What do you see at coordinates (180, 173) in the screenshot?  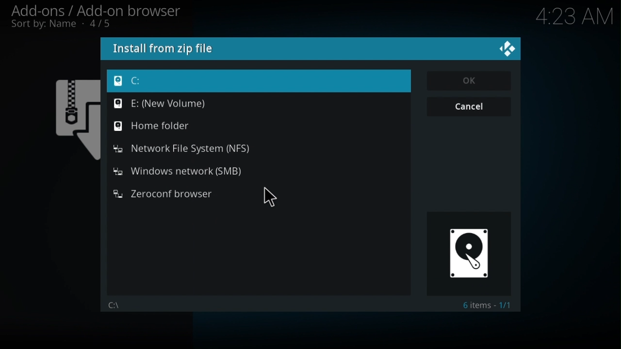 I see `Windows network` at bounding box center [180, 173].